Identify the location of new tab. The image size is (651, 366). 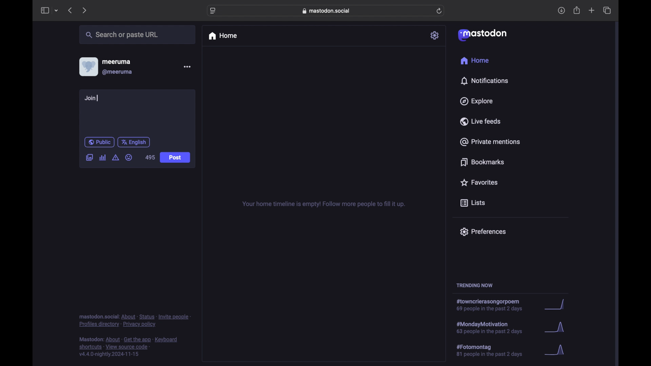
(592, 10).